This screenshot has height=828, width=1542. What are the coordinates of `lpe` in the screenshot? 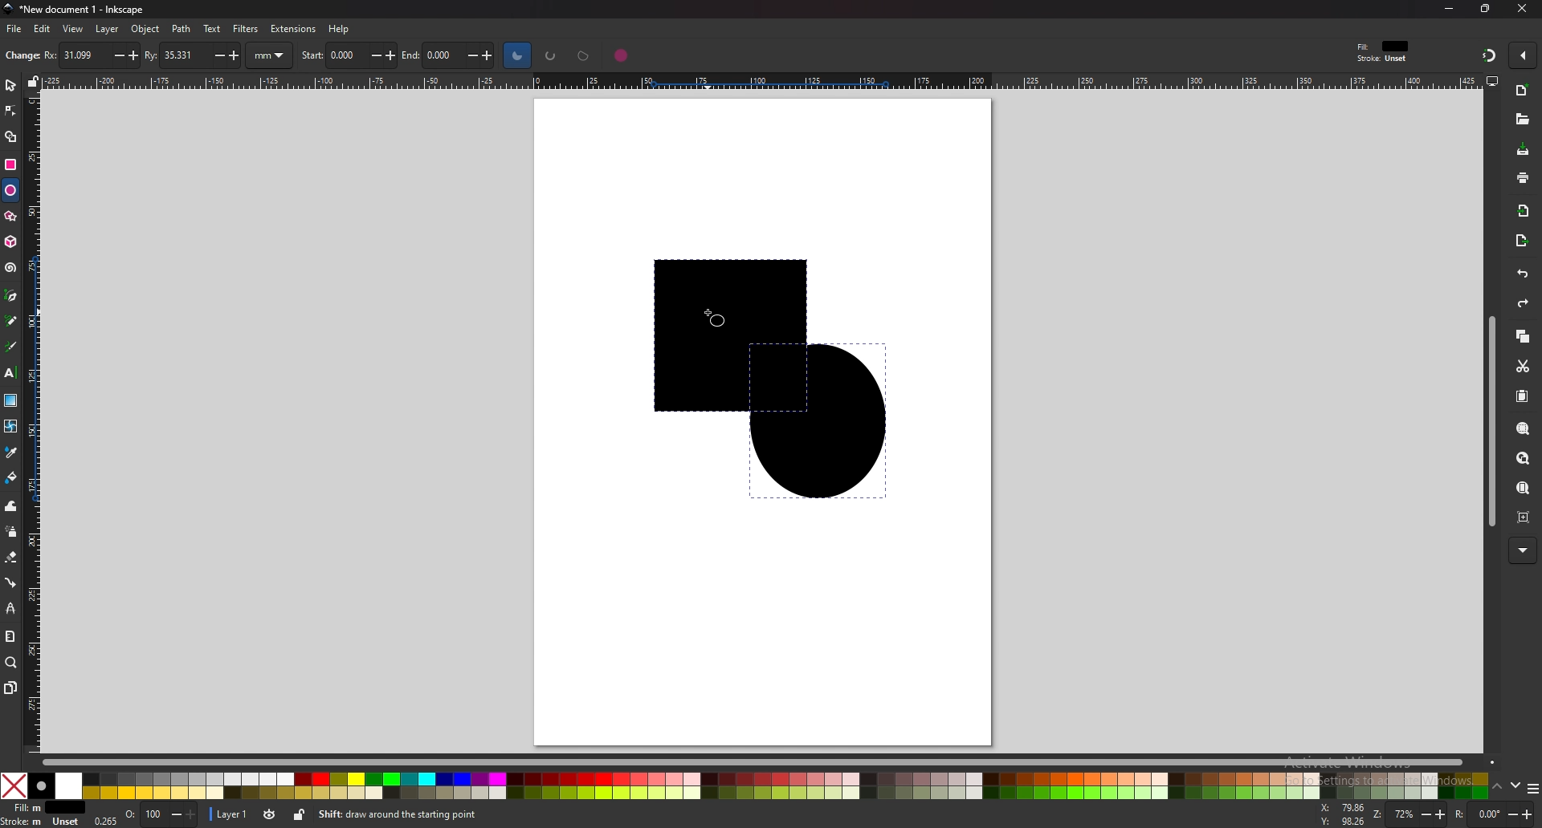 It's located at (11, 608).